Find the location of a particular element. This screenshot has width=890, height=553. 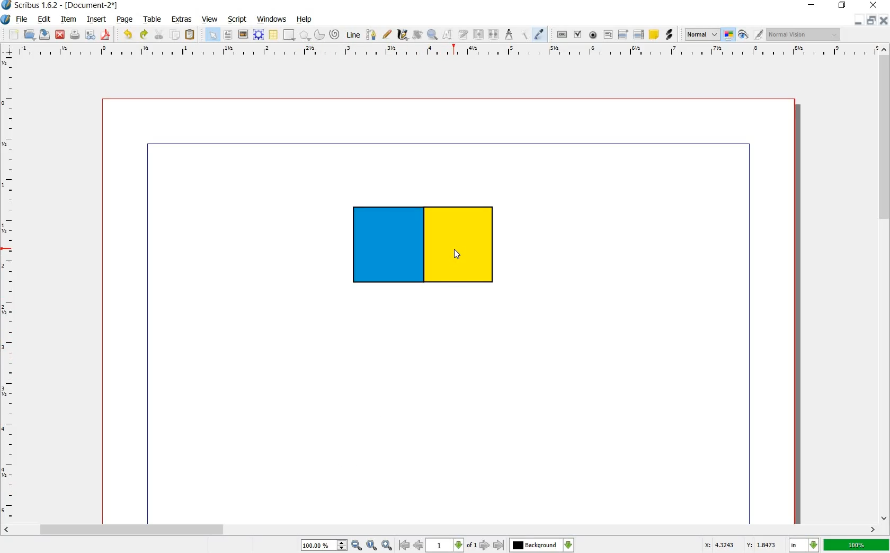

line is located at coordinates (353, 35).